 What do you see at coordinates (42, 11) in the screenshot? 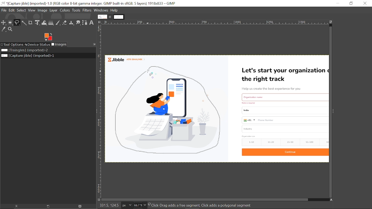
I see `Image` at bounding box center [42, 11].